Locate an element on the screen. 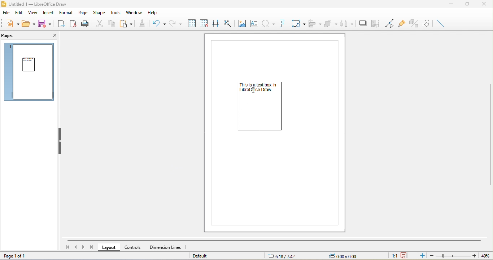 The width and height of the screenshot is (493, 260). gluepoint function is located at coordinates (402, 23).